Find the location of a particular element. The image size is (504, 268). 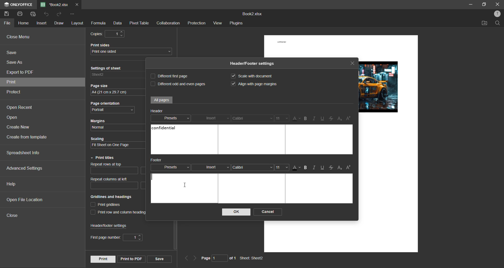

Gridlines and headings is located at coordinates (112, 197).